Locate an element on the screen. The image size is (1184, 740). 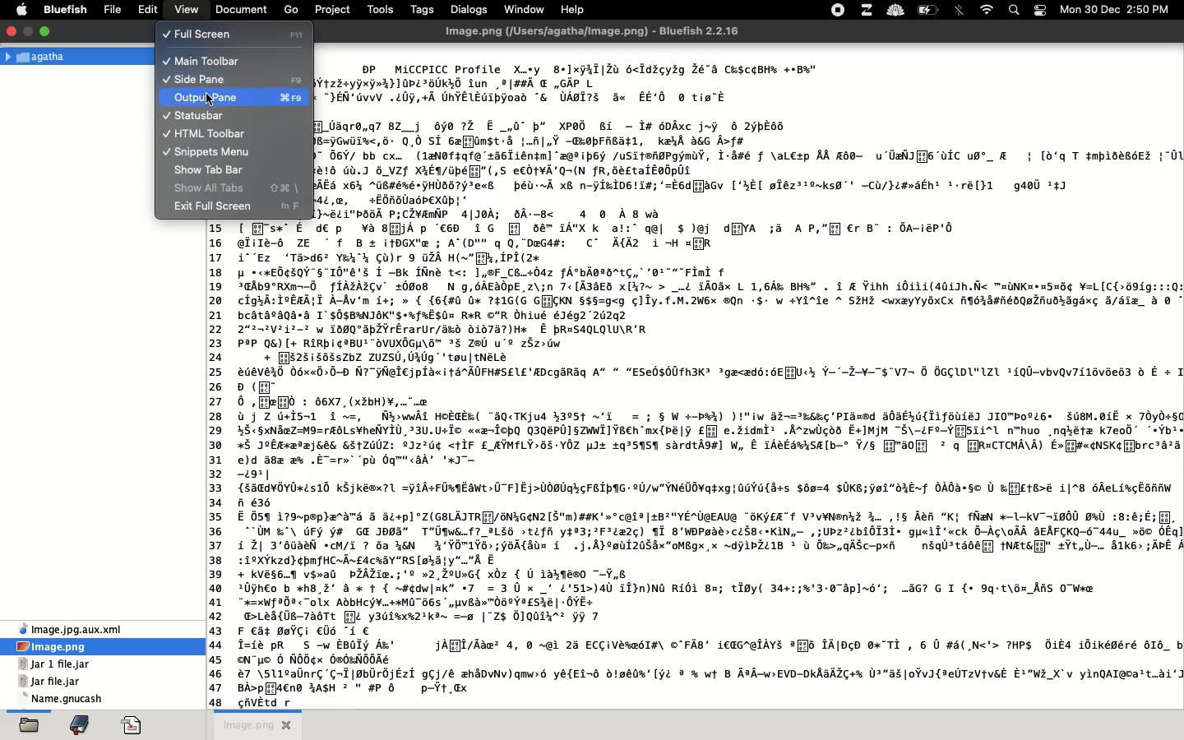
snippets menu is located at coordinates (215, 152).